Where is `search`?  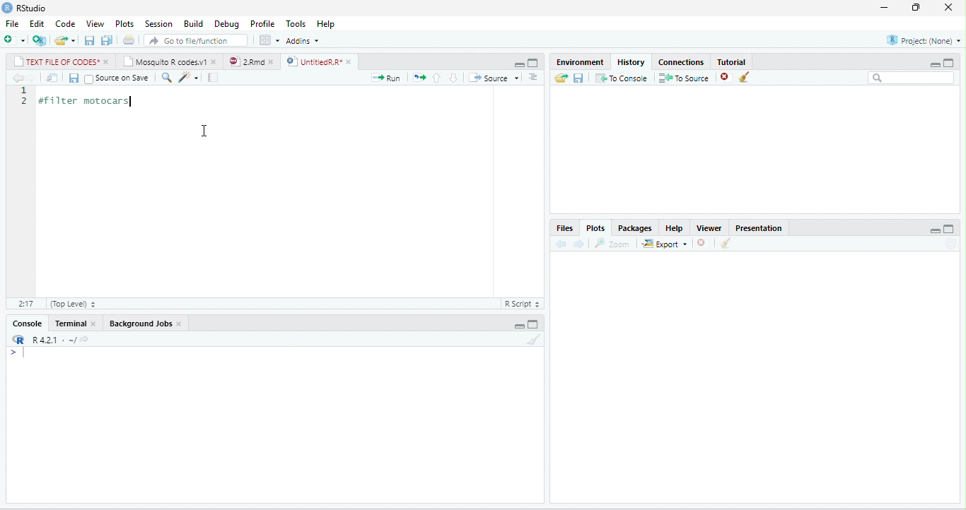 search is located at coordinates (166, 78).